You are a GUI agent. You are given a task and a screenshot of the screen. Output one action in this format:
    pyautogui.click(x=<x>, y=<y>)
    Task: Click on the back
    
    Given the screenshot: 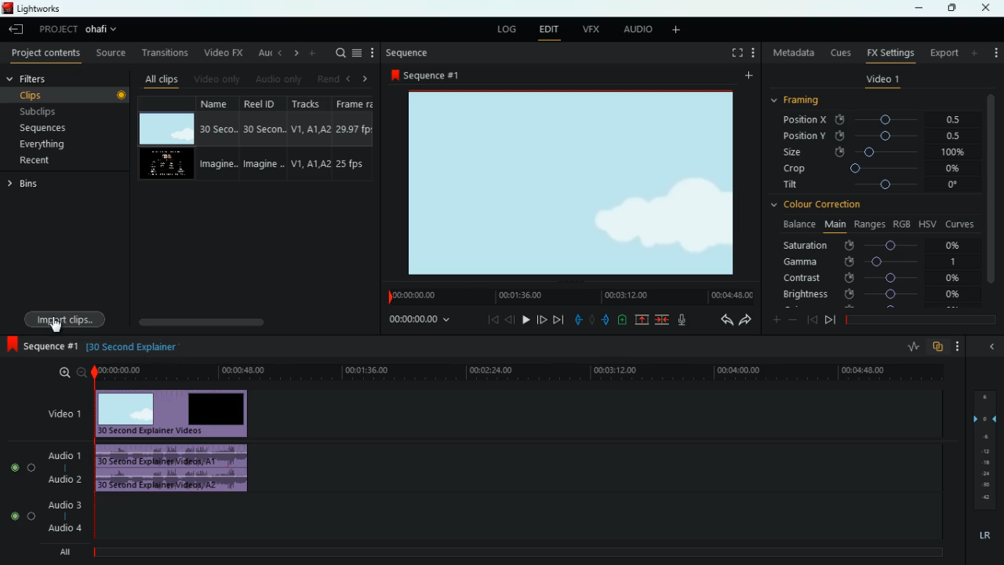 What is the action you would take?
    pyautogui.click(x=721, y=320)
    